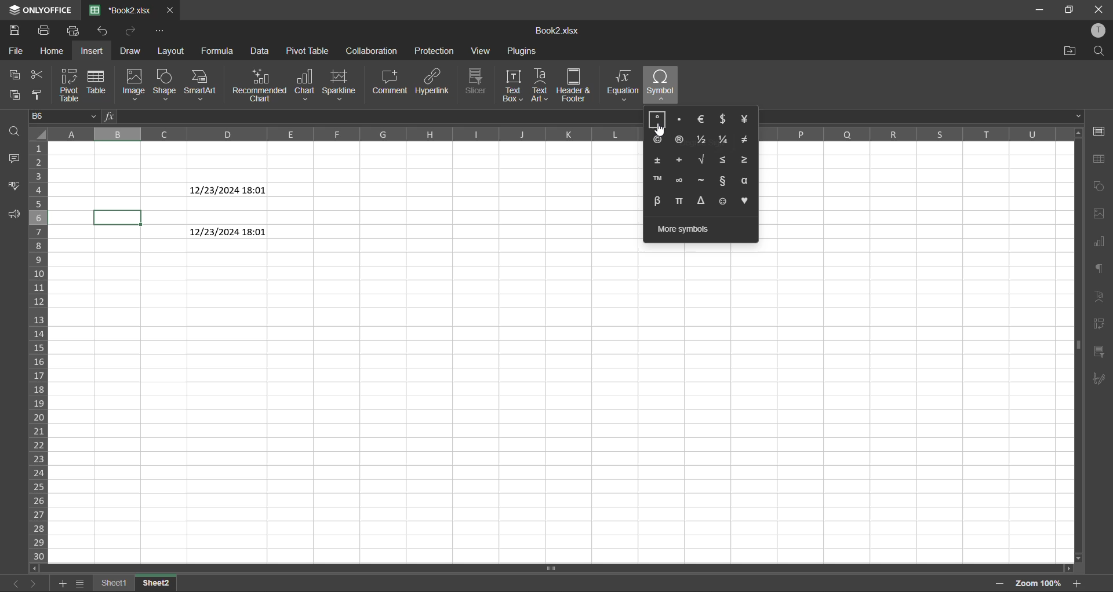 This screenshot has height=592, width=1113. Describe the element at coordinates (306, 85) in the screenshot. I see `chart` at that location.